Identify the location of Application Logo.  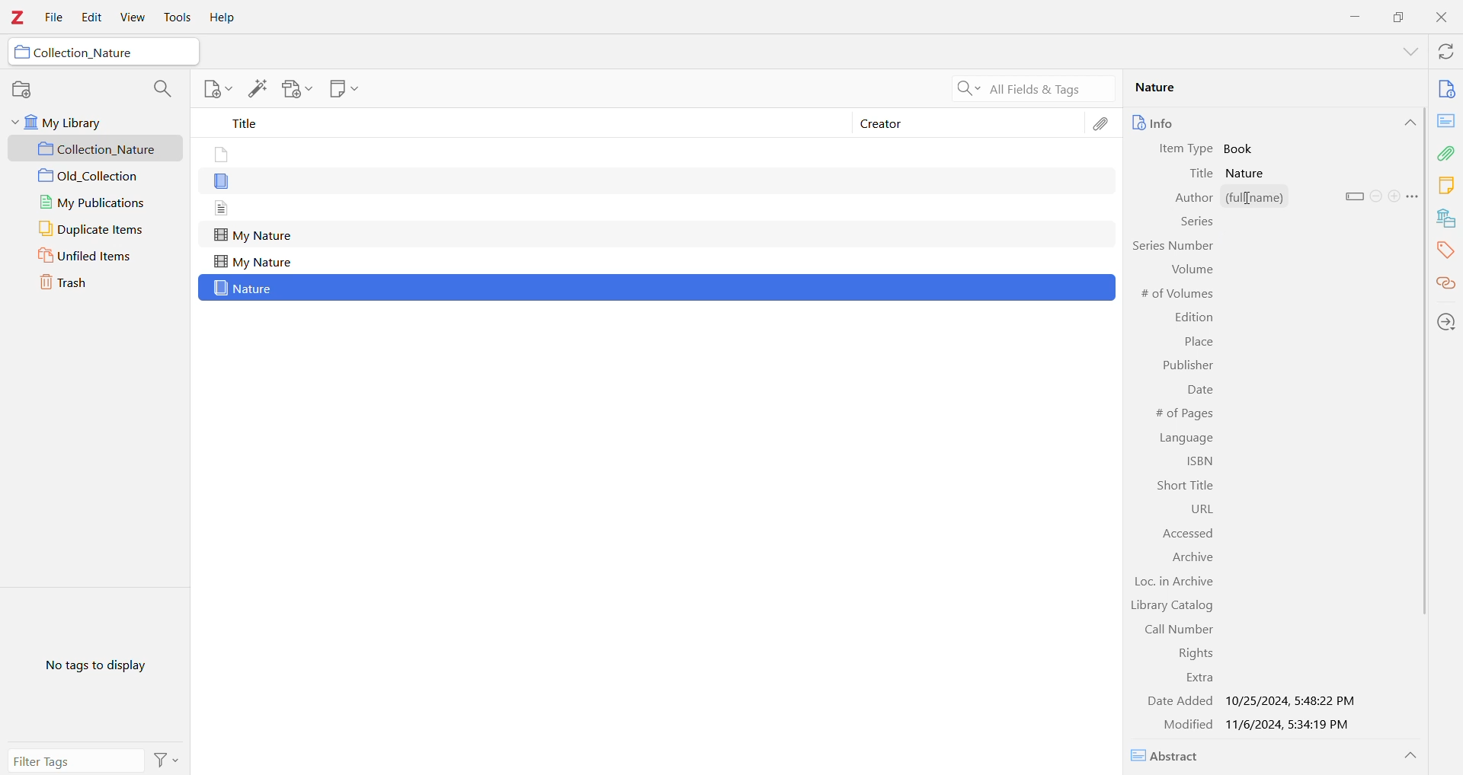
(17, 19).